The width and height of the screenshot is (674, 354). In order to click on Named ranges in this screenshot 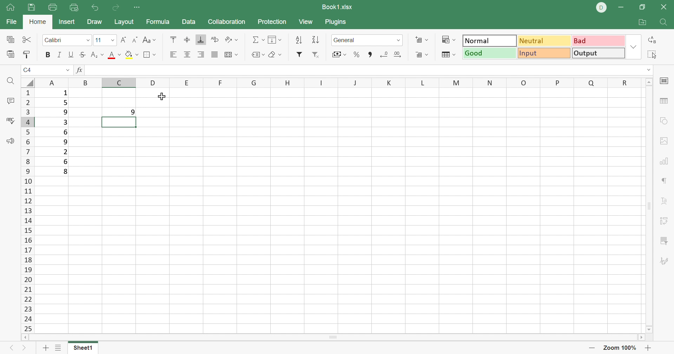, I will do `click(258, 55)`.